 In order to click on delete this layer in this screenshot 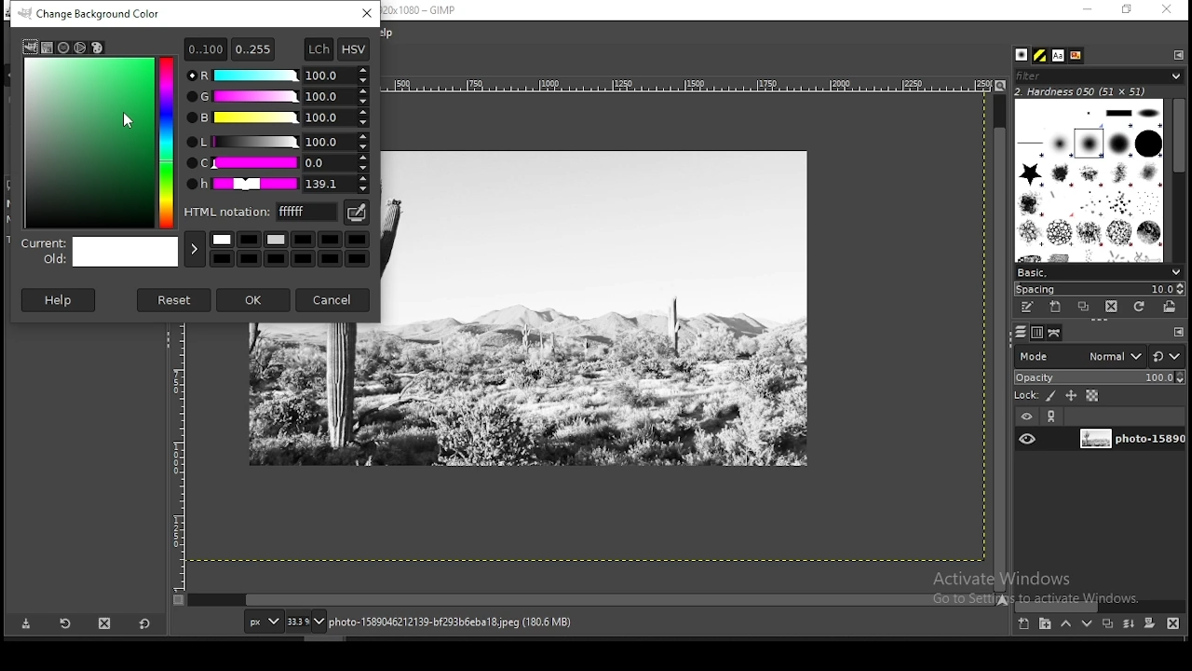, I will do `click(1173, 623)`.